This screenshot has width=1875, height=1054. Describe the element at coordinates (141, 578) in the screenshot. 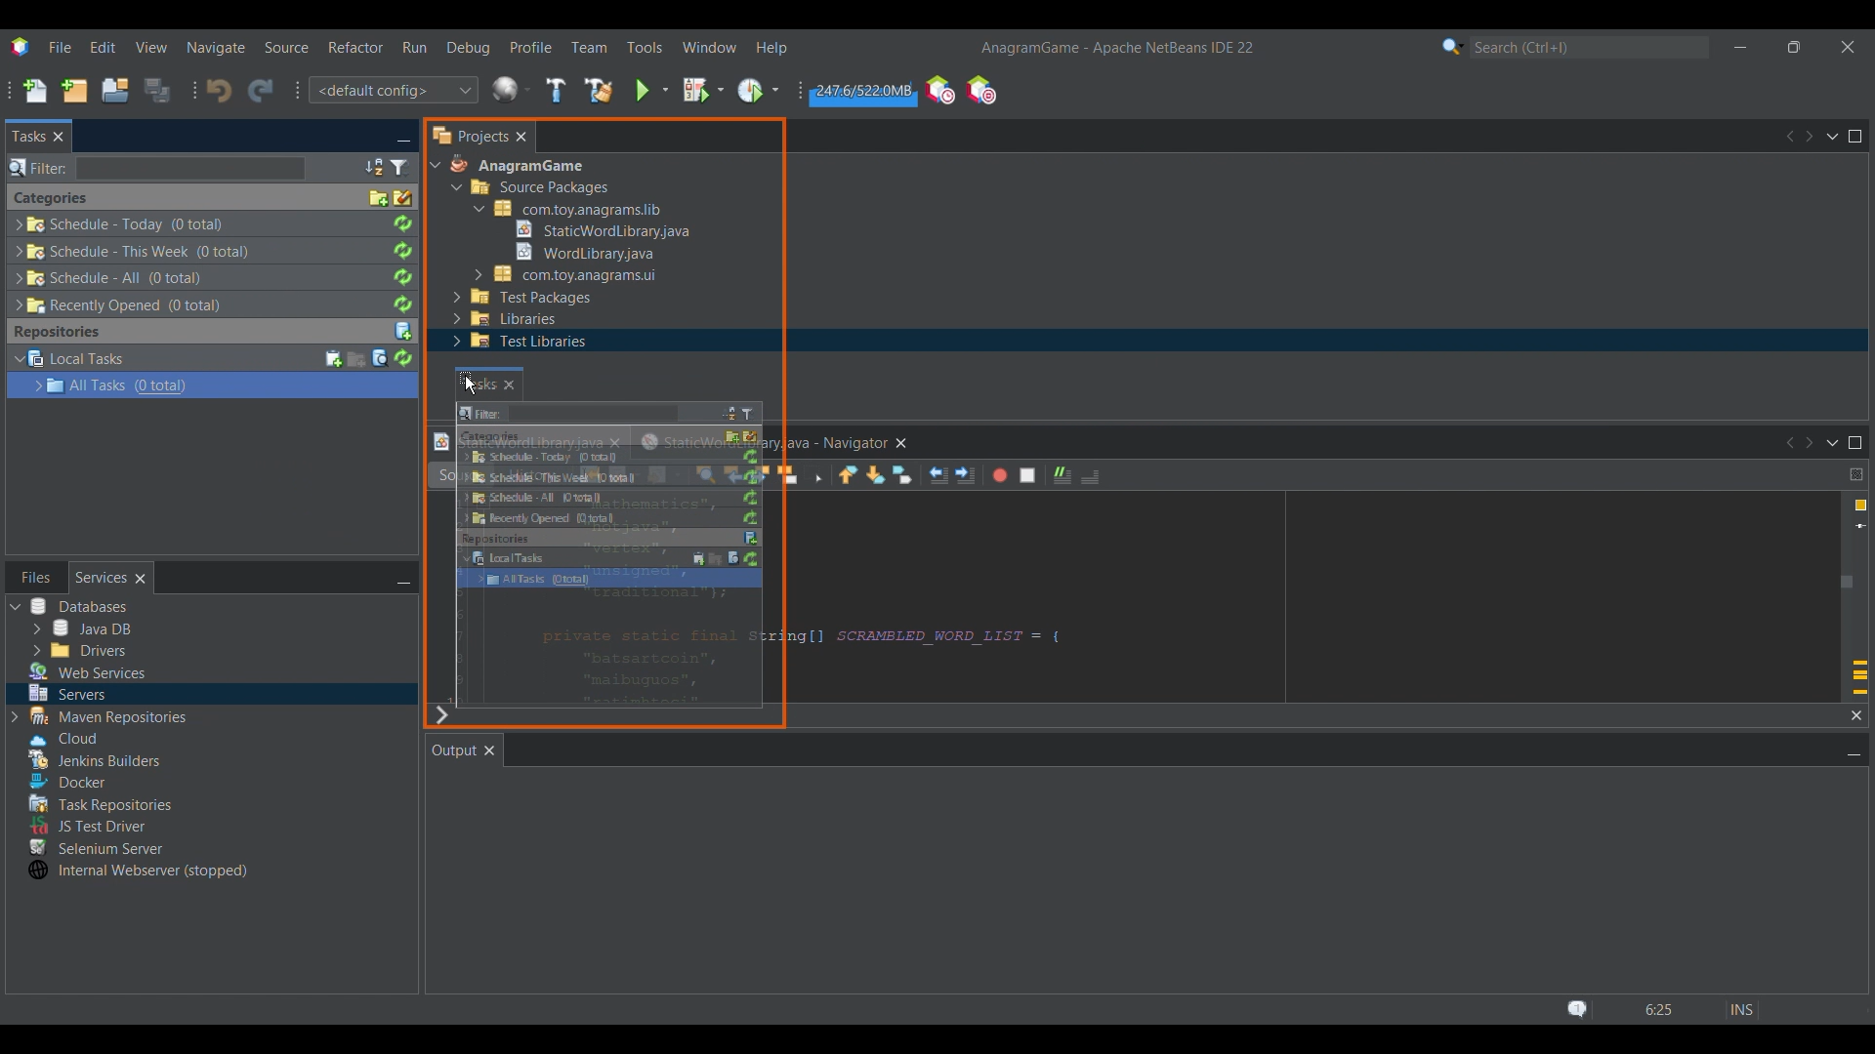

I see `Close` at that location.